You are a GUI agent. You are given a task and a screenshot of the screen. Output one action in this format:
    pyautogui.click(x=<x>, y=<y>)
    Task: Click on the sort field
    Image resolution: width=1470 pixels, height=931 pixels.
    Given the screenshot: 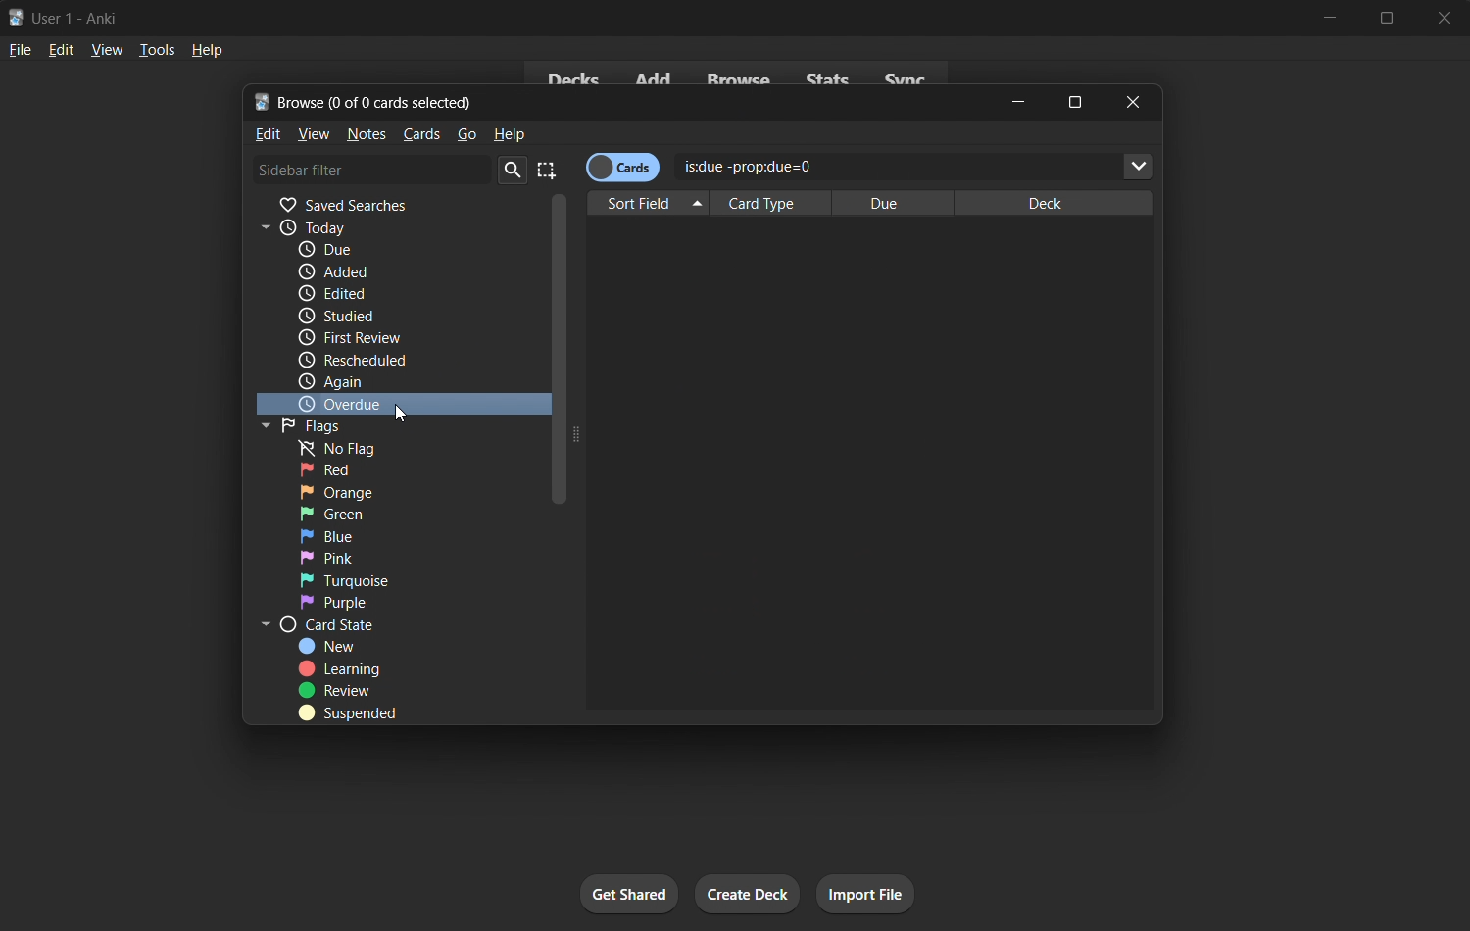 What is the action you would take?
    pyautogui.click(x=651, y=204)
    